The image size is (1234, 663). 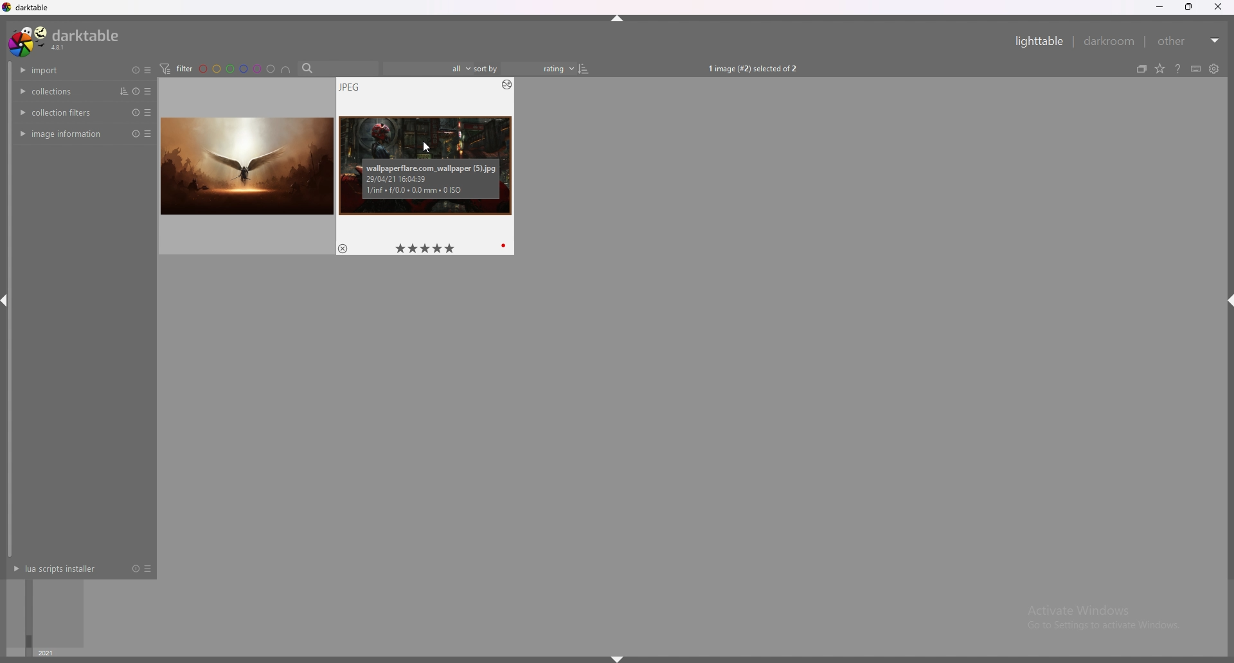 What do you see at coordinates (148, 569) in the screenshot?
I see `presets` at bounding box center [148, 569].